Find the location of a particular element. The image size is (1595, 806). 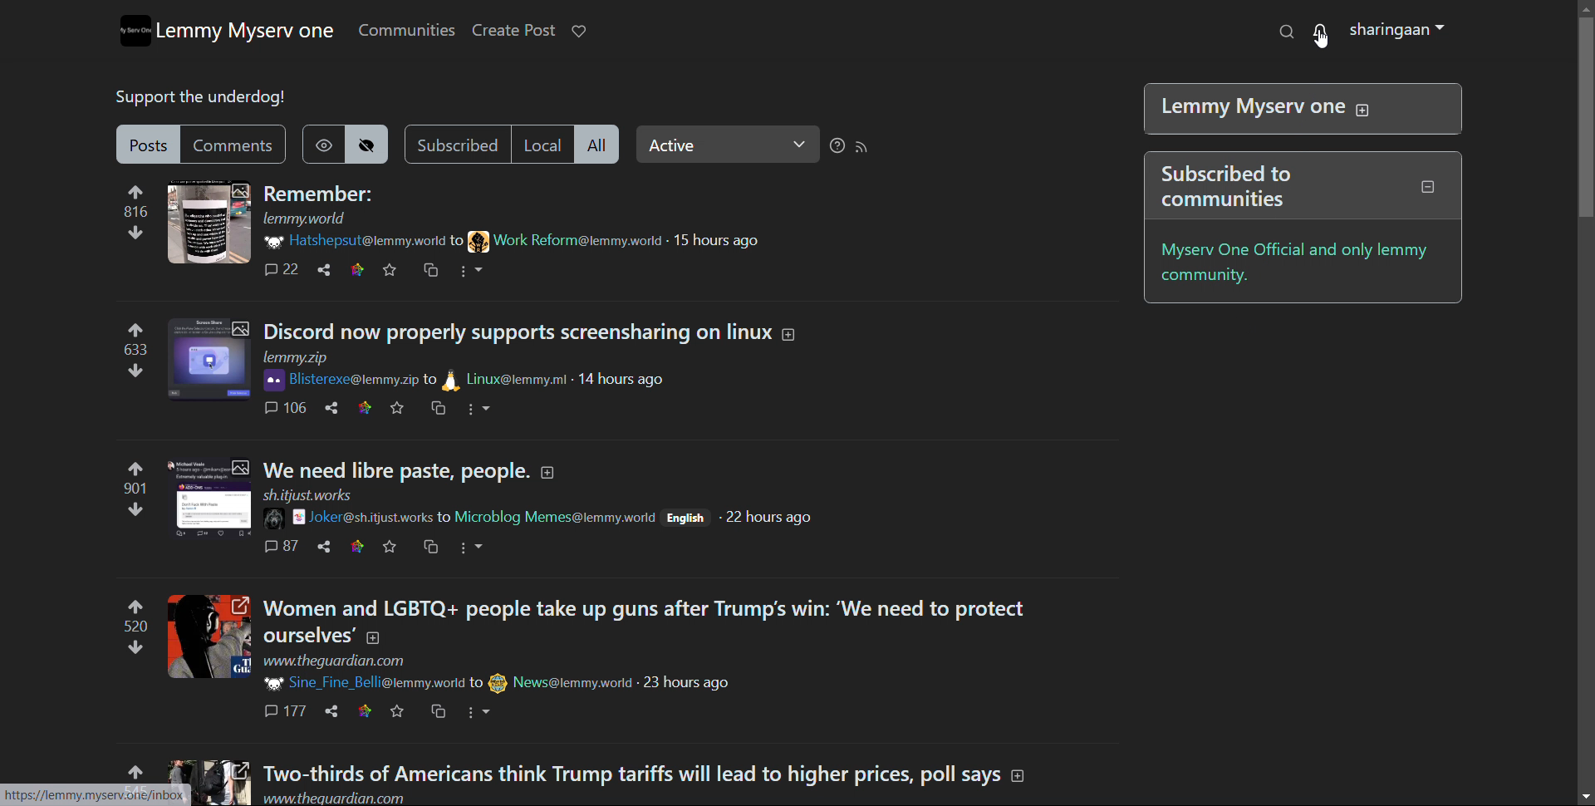

show hidden posts is located at coordinates (321, 144).